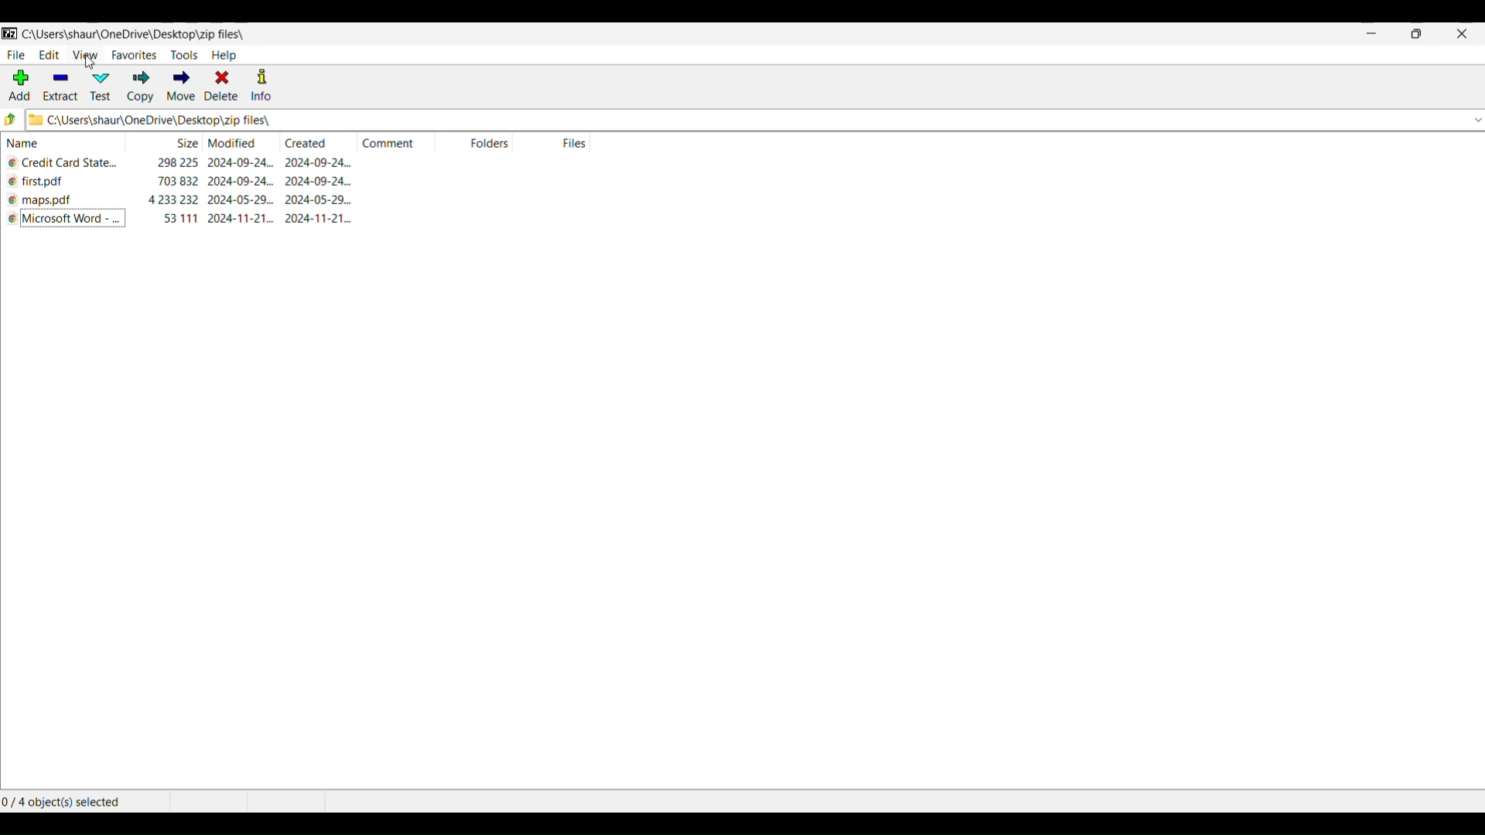 The height and width of the screenshot is (835, 1485). What do you see at coordinates (75, 162) in the screenshot?
I see `file name` at bounding box center [75, 162].